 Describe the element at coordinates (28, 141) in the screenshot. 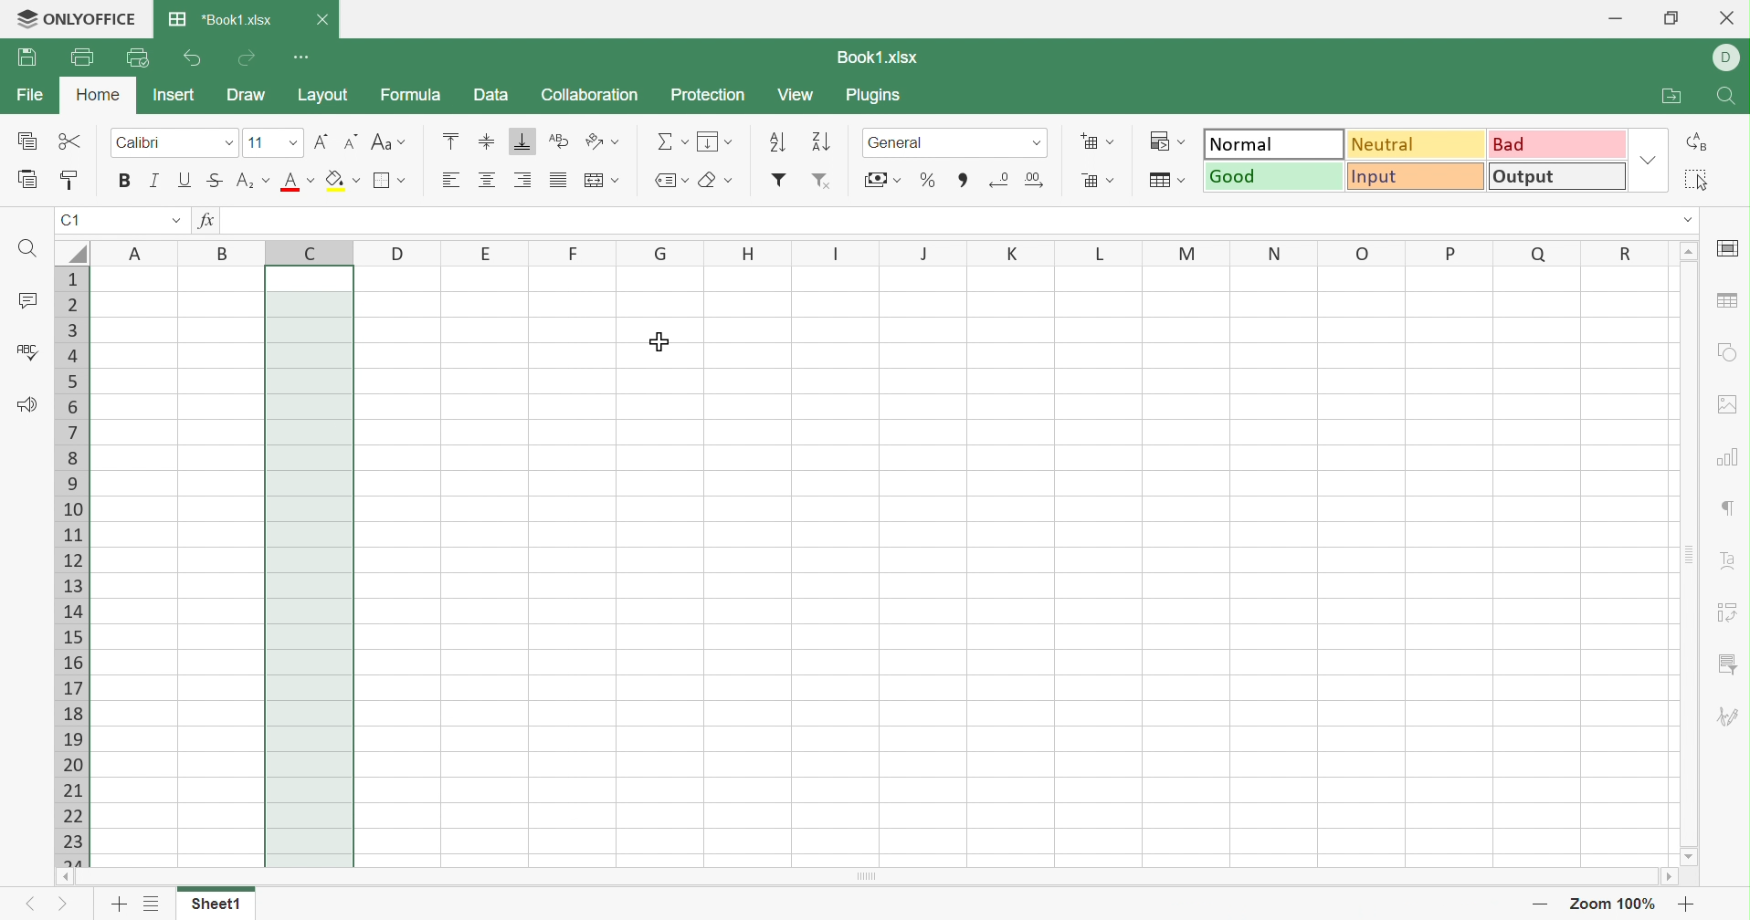

I see `Copy` at that location.